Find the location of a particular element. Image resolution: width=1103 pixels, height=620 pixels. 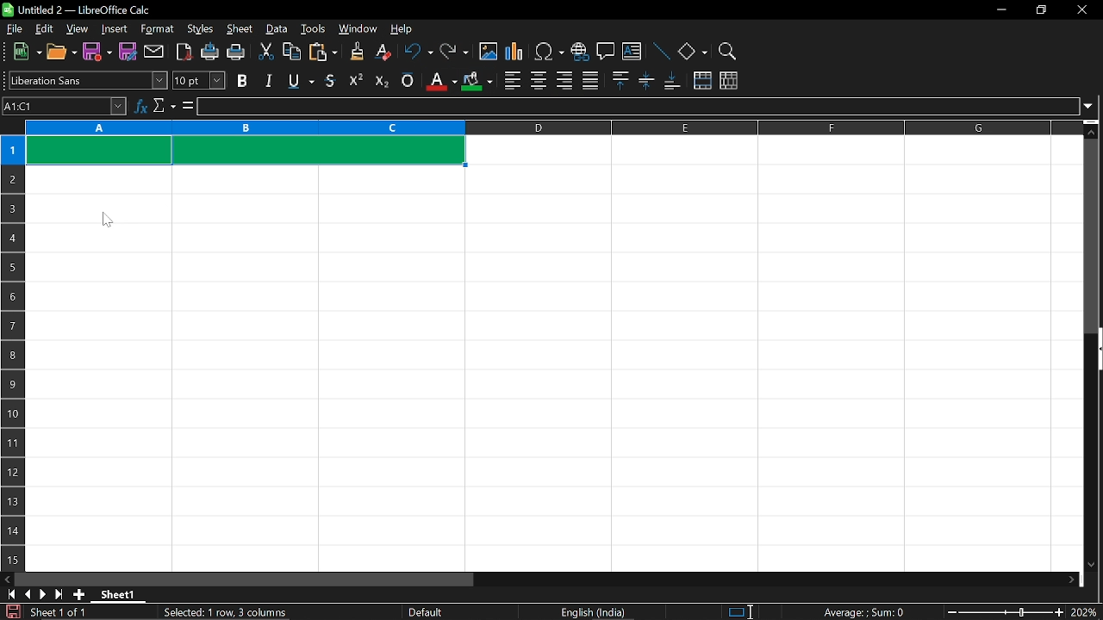

basic shapes is located at coordinates (693, 51).